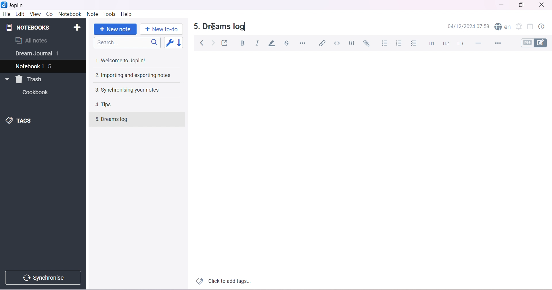  What do you see at coordinates (33, 55) in the screenshot?
I see `Dream Journal` at bounding box center [33, 55].